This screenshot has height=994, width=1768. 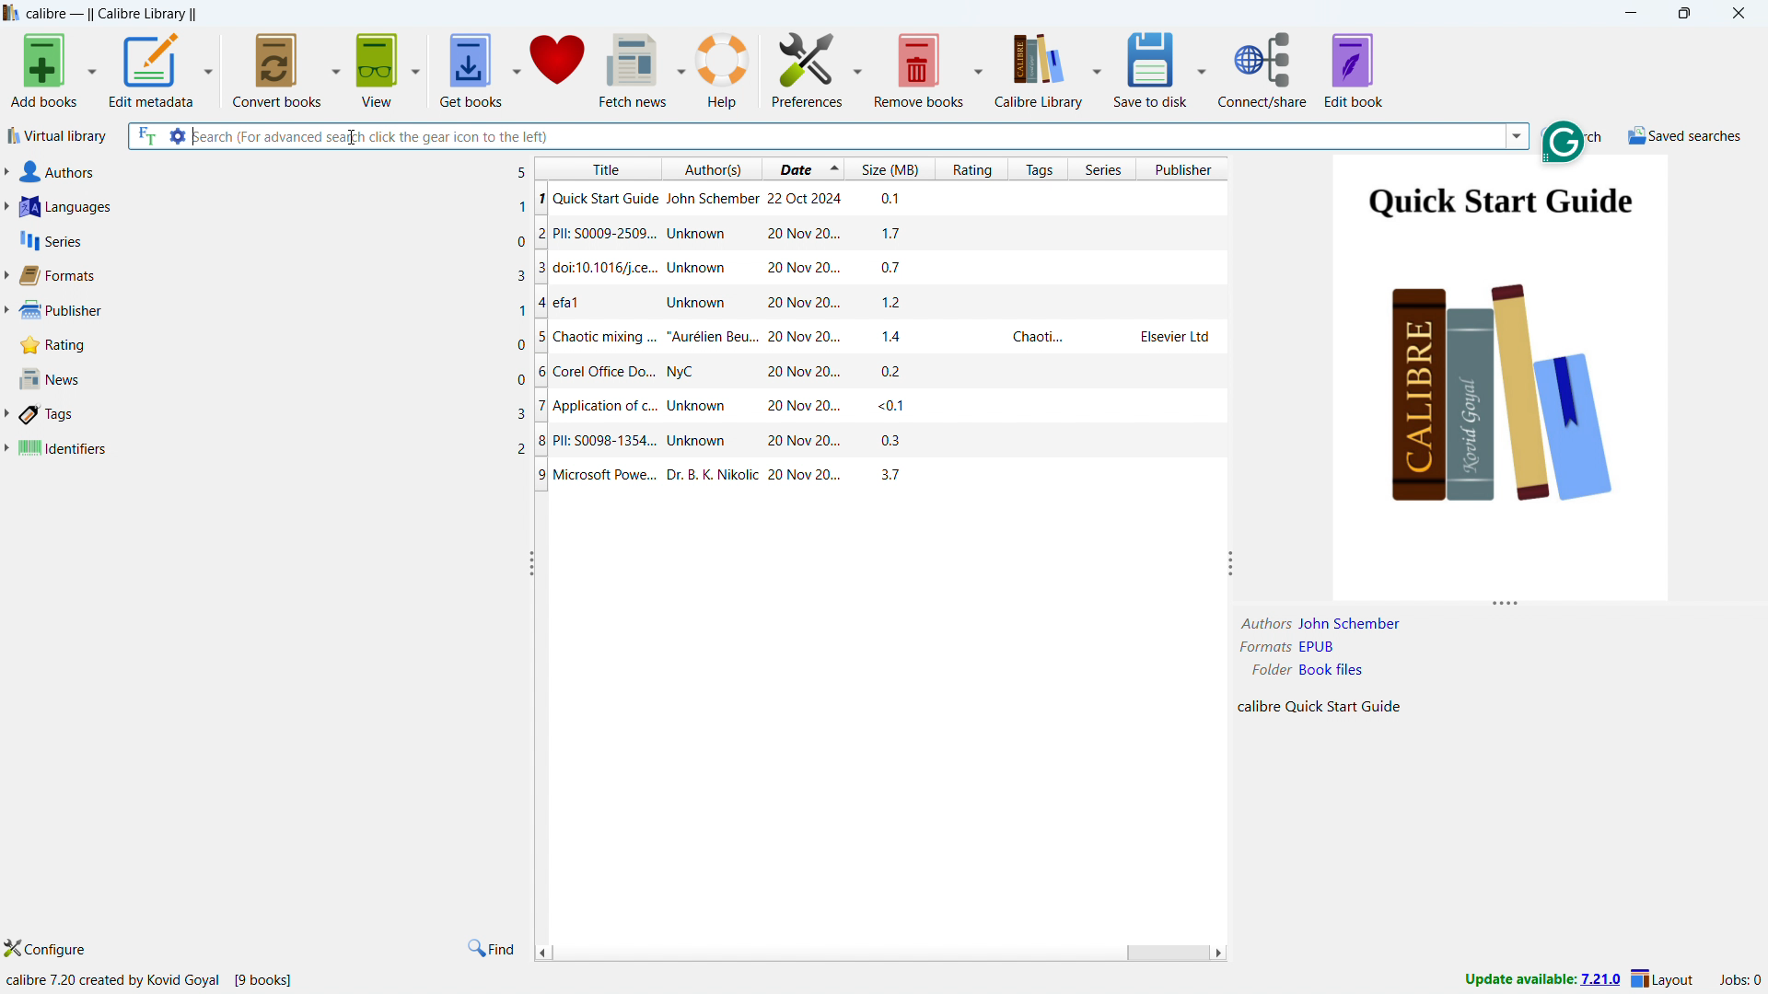 I want to click on Calibre Quick Start Guide, so click(x=1316, y=709).